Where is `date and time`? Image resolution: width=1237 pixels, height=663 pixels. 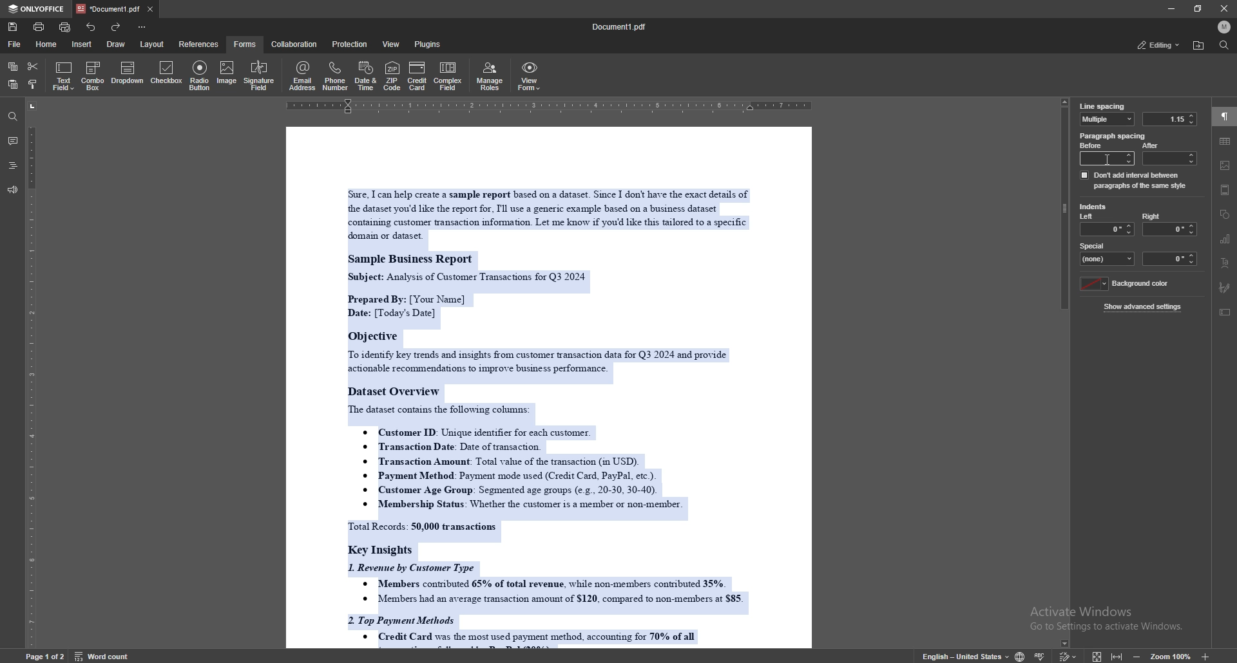
date and time is located at coordinates (365, 76).